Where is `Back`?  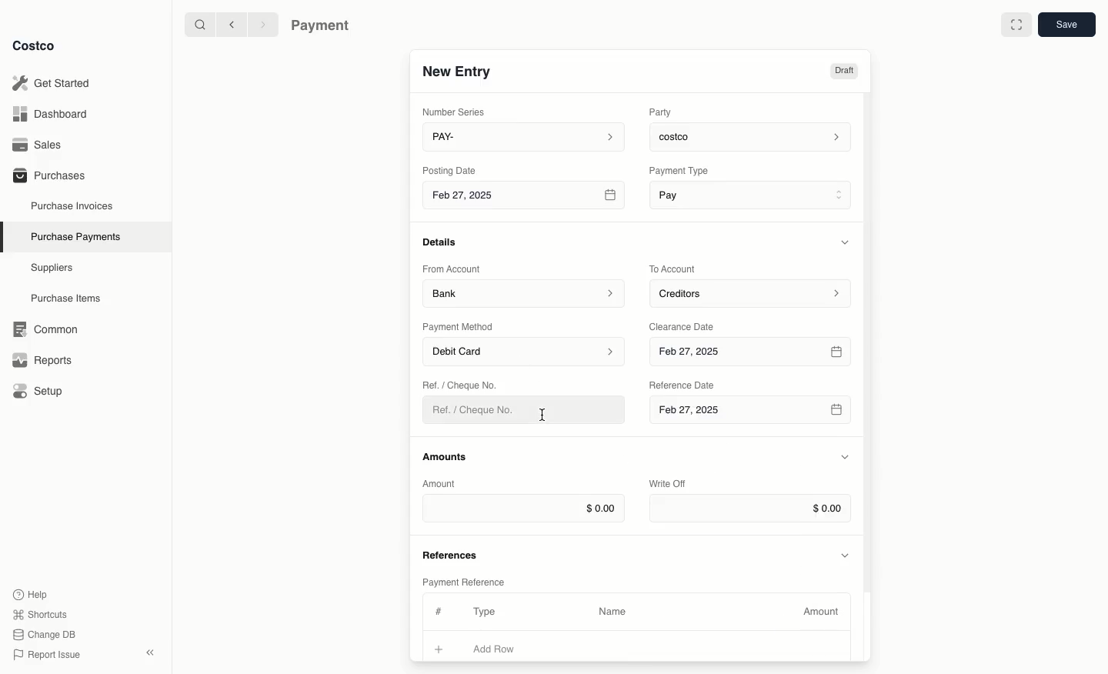 Back is located at coordinates (232, 24).